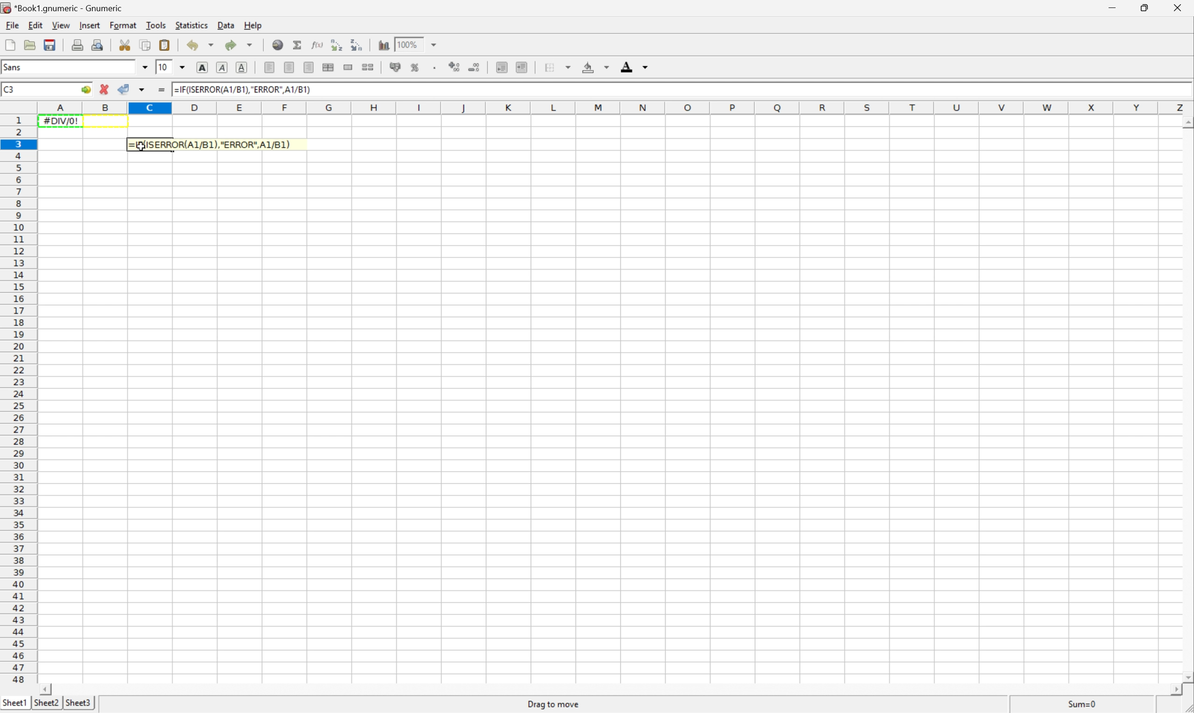 The image size is (1194, 713). Describe the element at coordinates (91, 25) in the screenshot. I see `Insert` at that location.